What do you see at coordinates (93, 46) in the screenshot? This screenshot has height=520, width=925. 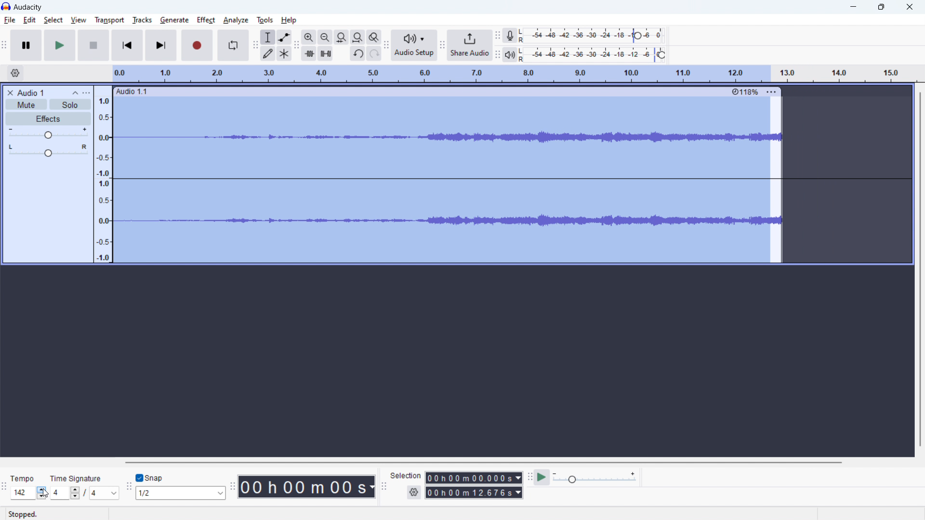 I see `Pause` at bounding box center [93, 46].